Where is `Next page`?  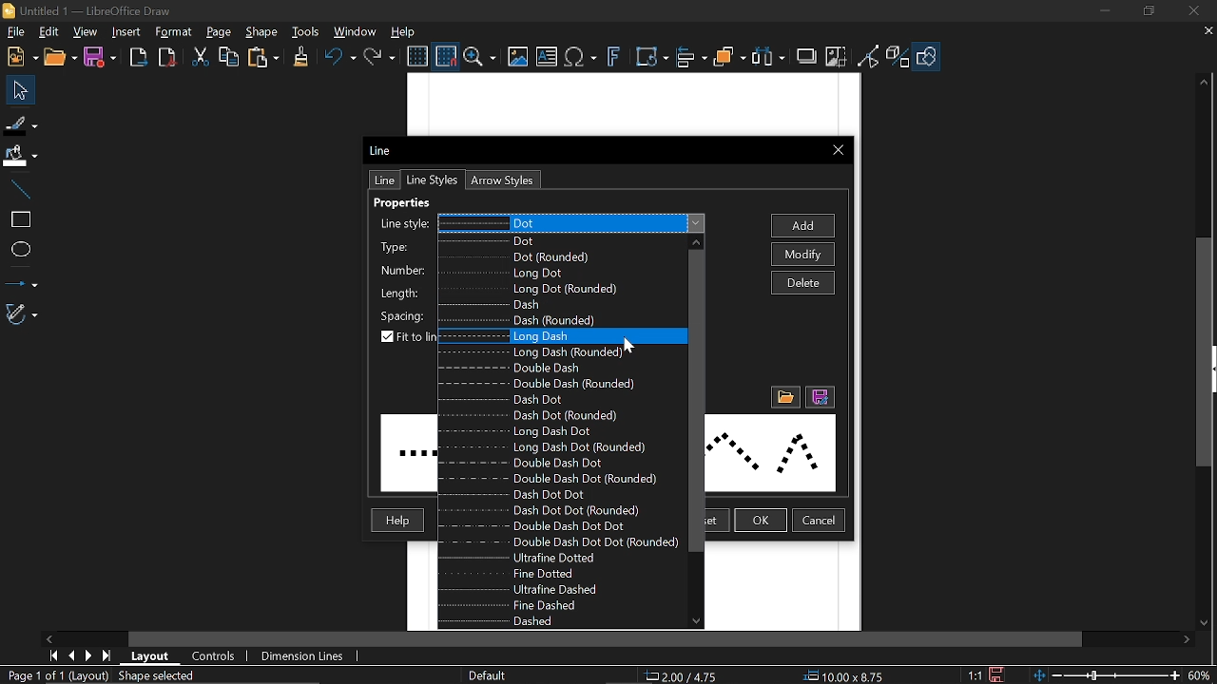
Next page is located at coordinates (92, 655).